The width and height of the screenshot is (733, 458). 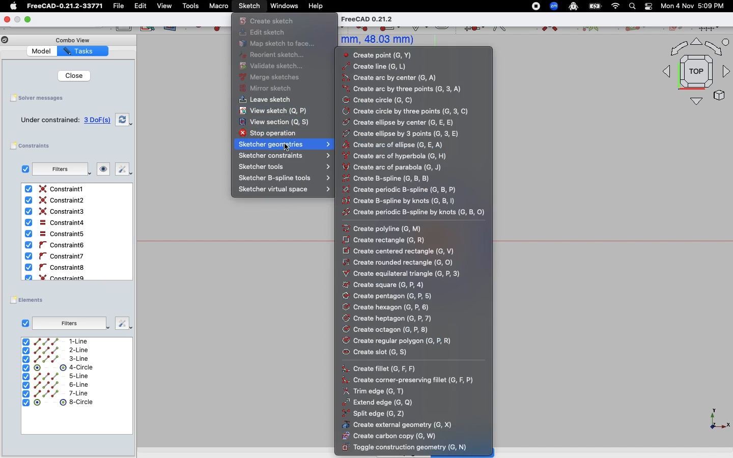 What do you see at coordinates (267, 20) in the screenshot?
I see `Create sketch` at bounding box center [267, 20].